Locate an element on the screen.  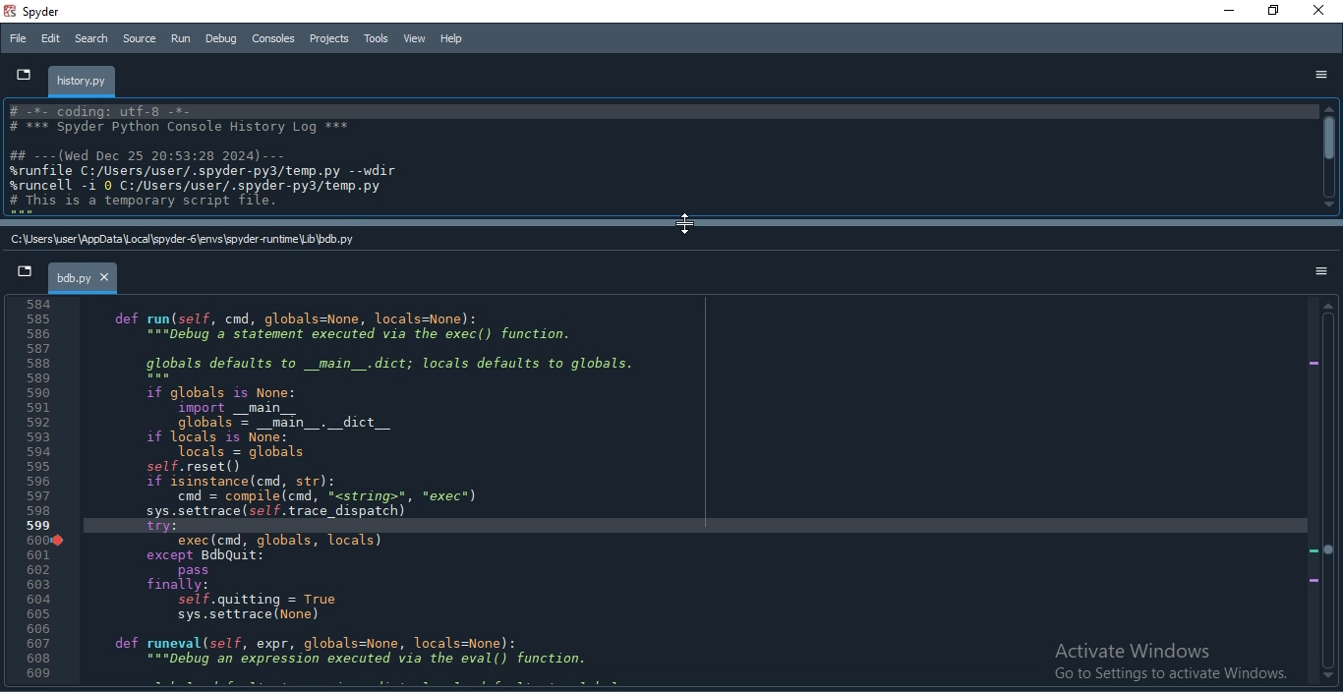
Adjusted window is located at coordinates (660, 157).